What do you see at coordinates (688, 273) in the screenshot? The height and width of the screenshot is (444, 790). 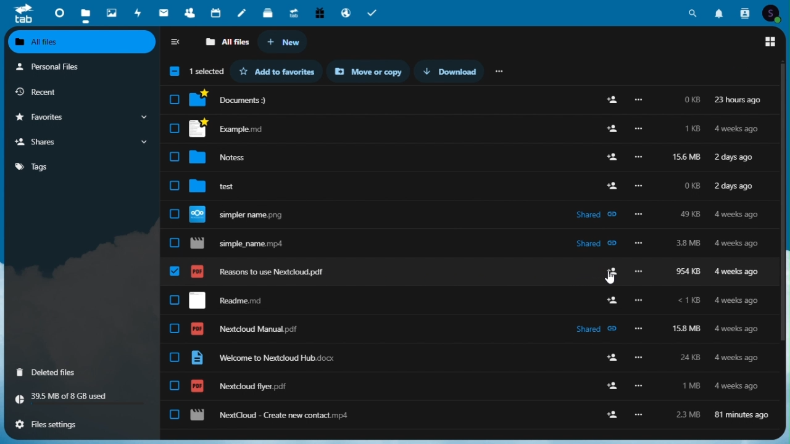 I see `954 kb` at bounding box center [688, 273].